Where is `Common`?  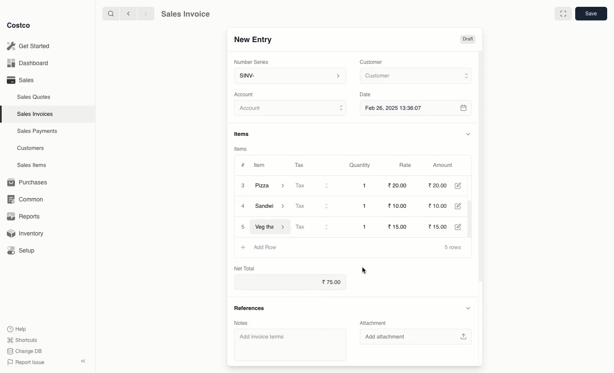 Common is located at coordinates (29, 199).